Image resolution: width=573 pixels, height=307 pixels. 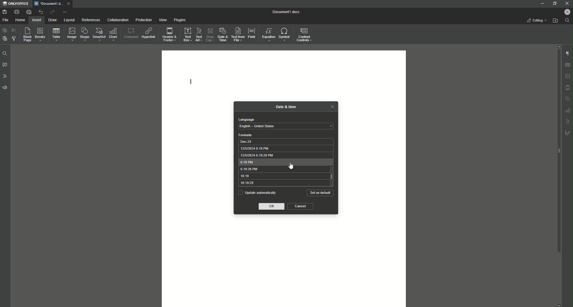 What do you see at coordinates (15, 4) in the screenshot?
I see `ONLYOFFICE` at bounding box center [15, 4].